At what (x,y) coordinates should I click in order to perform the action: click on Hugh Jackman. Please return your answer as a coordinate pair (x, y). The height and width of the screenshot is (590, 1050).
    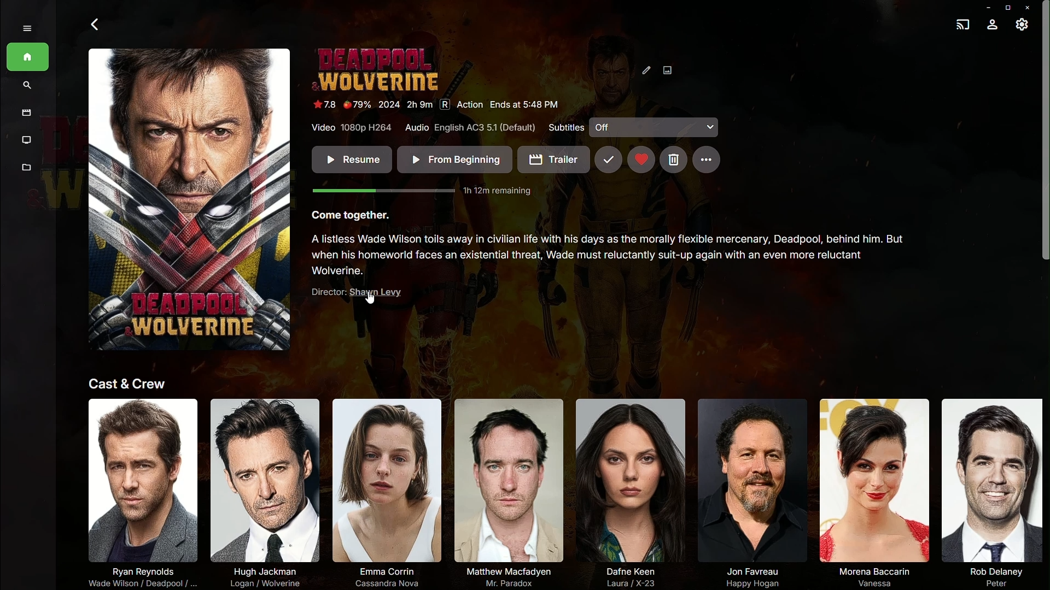
    Looking at the image, I should click on (264, 489).